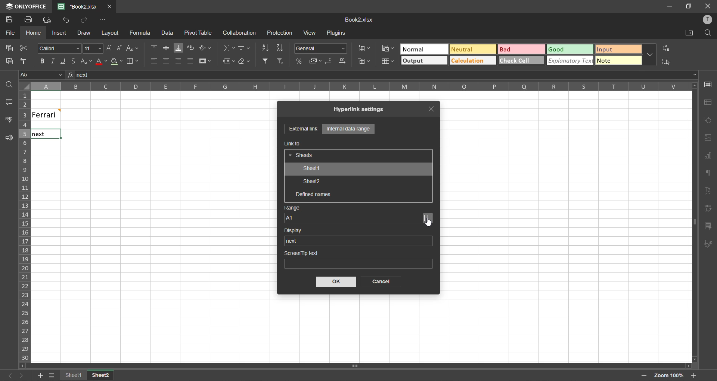 The width and height of the screenshot is (717, 381). What do you see at coordinates (693, 375) in the screenshot?
I see `zoom in` at bounding box center [693, 375].